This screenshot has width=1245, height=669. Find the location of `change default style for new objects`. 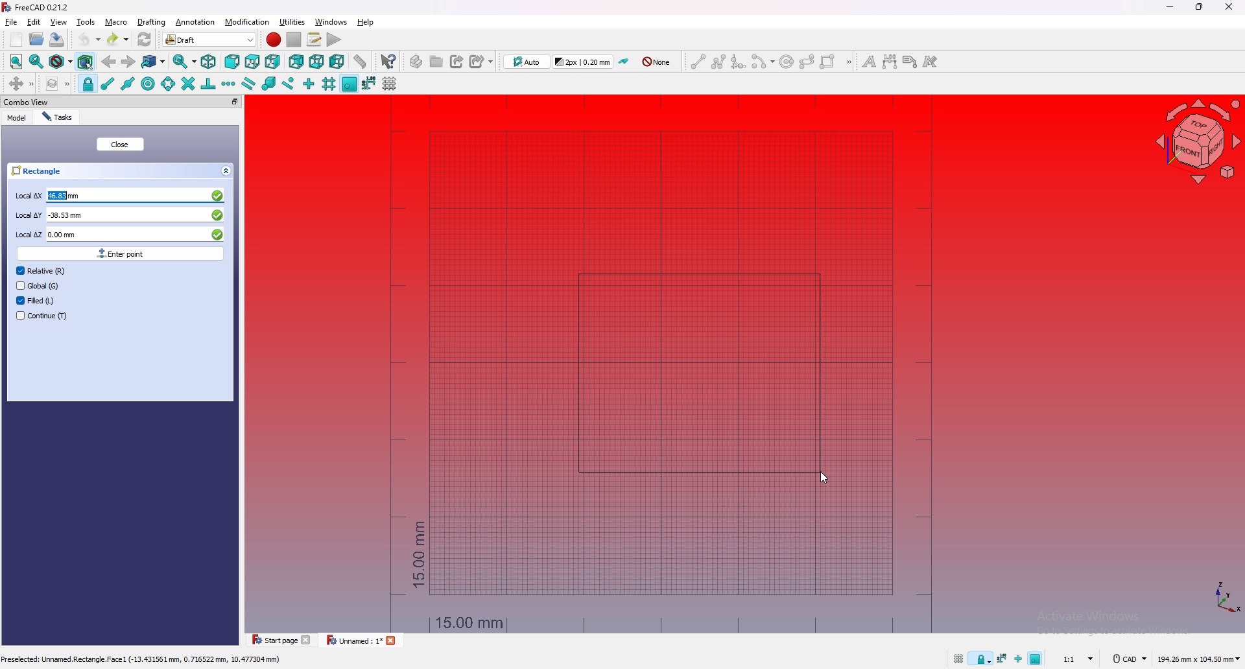

change default style for new objects is located at coordinates (584, 61).